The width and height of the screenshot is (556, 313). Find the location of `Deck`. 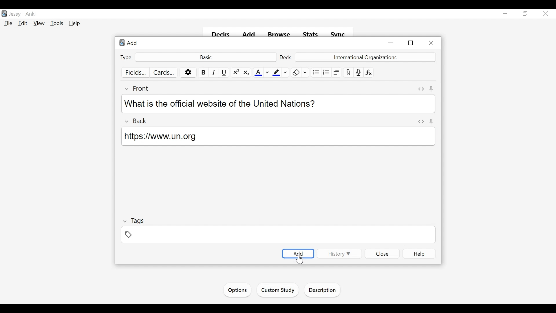

Deck is located at coordinates (286, 57).